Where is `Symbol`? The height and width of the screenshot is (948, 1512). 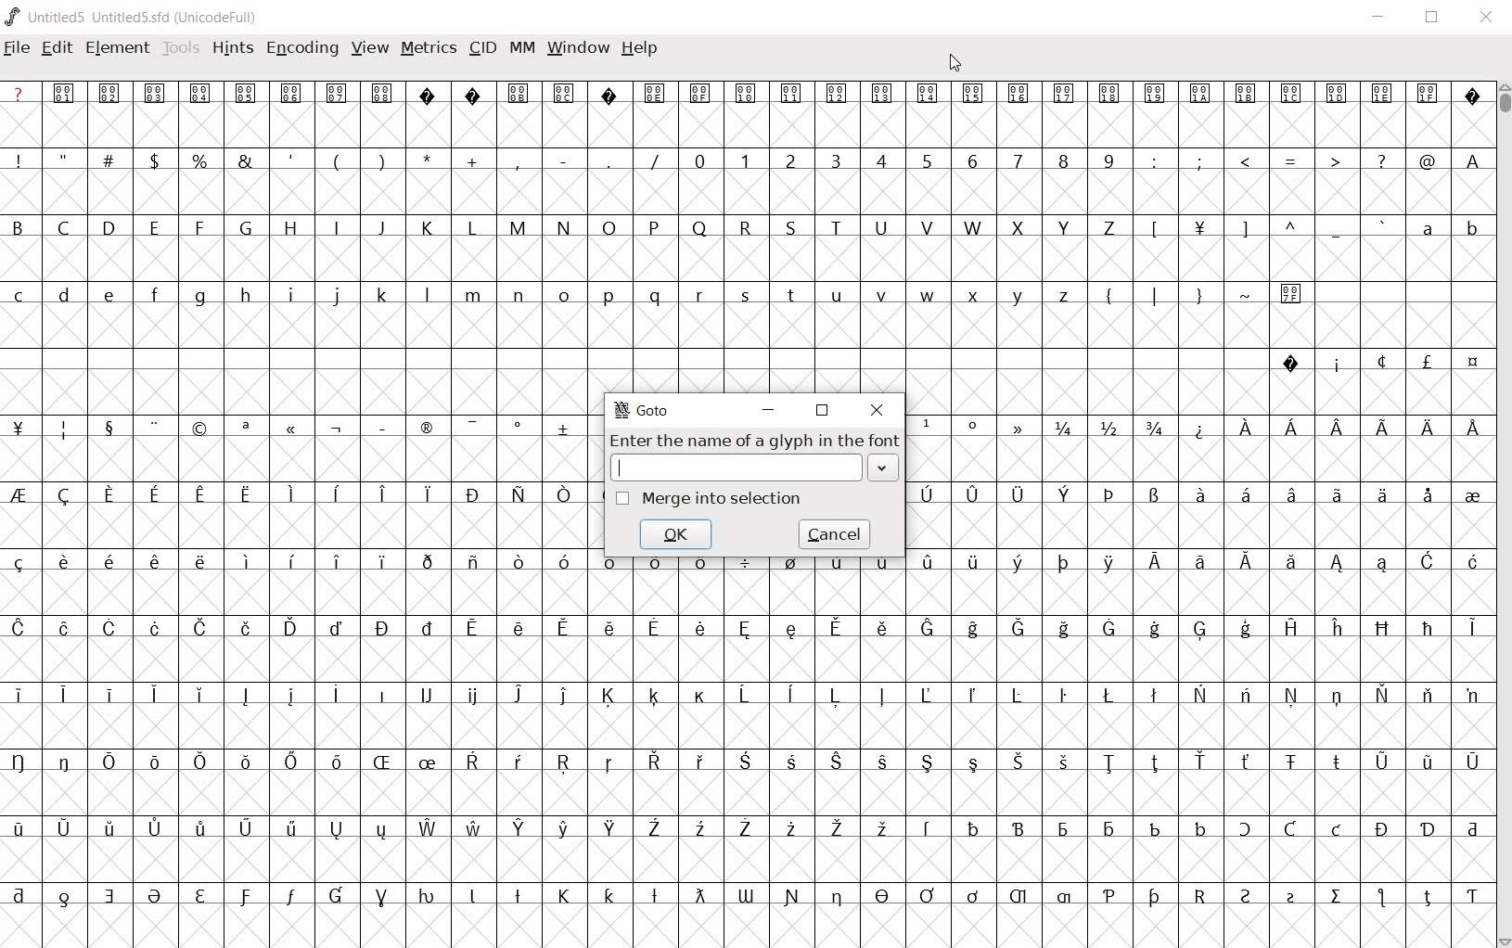
Symbol is located at coordinates (882, 565).